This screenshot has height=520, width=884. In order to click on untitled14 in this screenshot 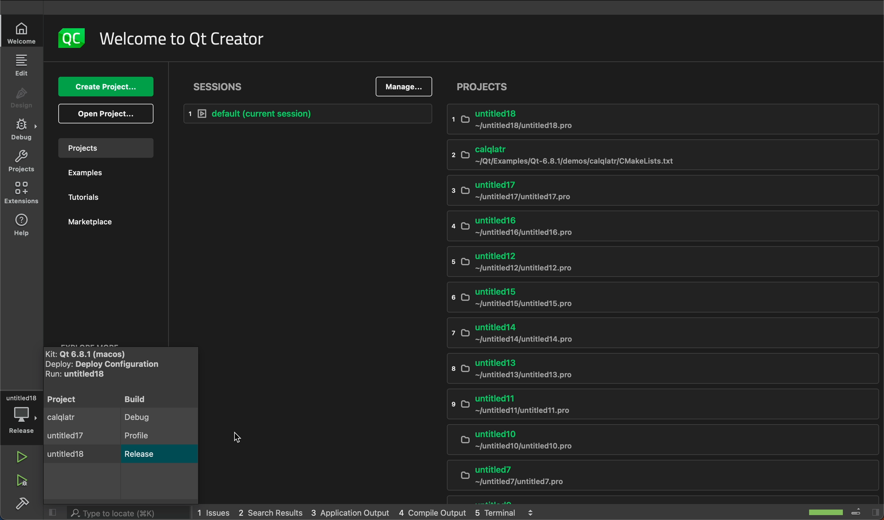, I will do `click(650, 334)`.